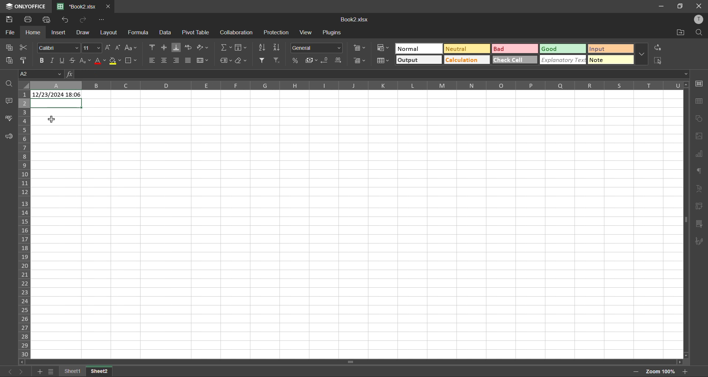 The height and width of the screenshot is (377, 708). Describe the element at coordinates (100, 60) in the screenshot. I see `font color` at that location.